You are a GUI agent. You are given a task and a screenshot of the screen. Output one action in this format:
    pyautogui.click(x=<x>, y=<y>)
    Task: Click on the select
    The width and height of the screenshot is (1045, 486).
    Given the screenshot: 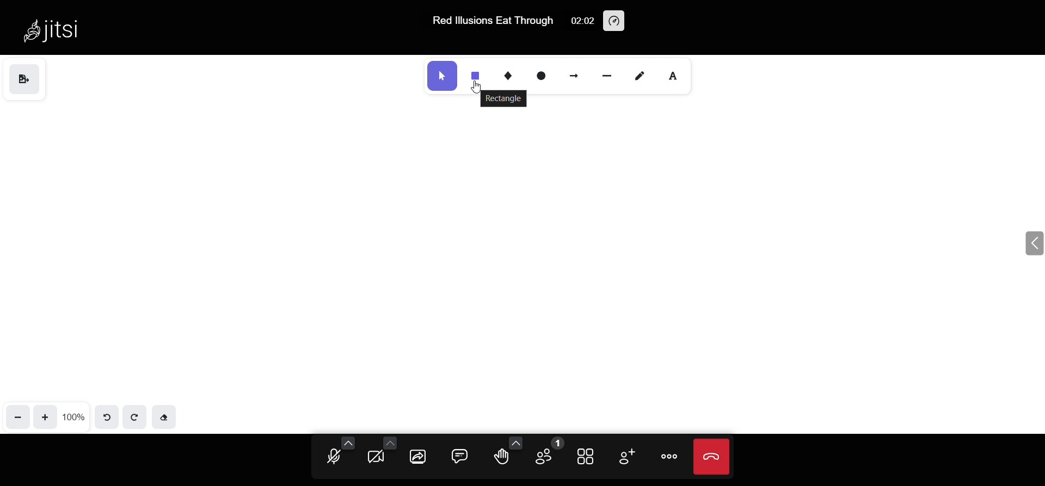 What is the action you would take?
    pyautogui.click(x=442, y=75)
    